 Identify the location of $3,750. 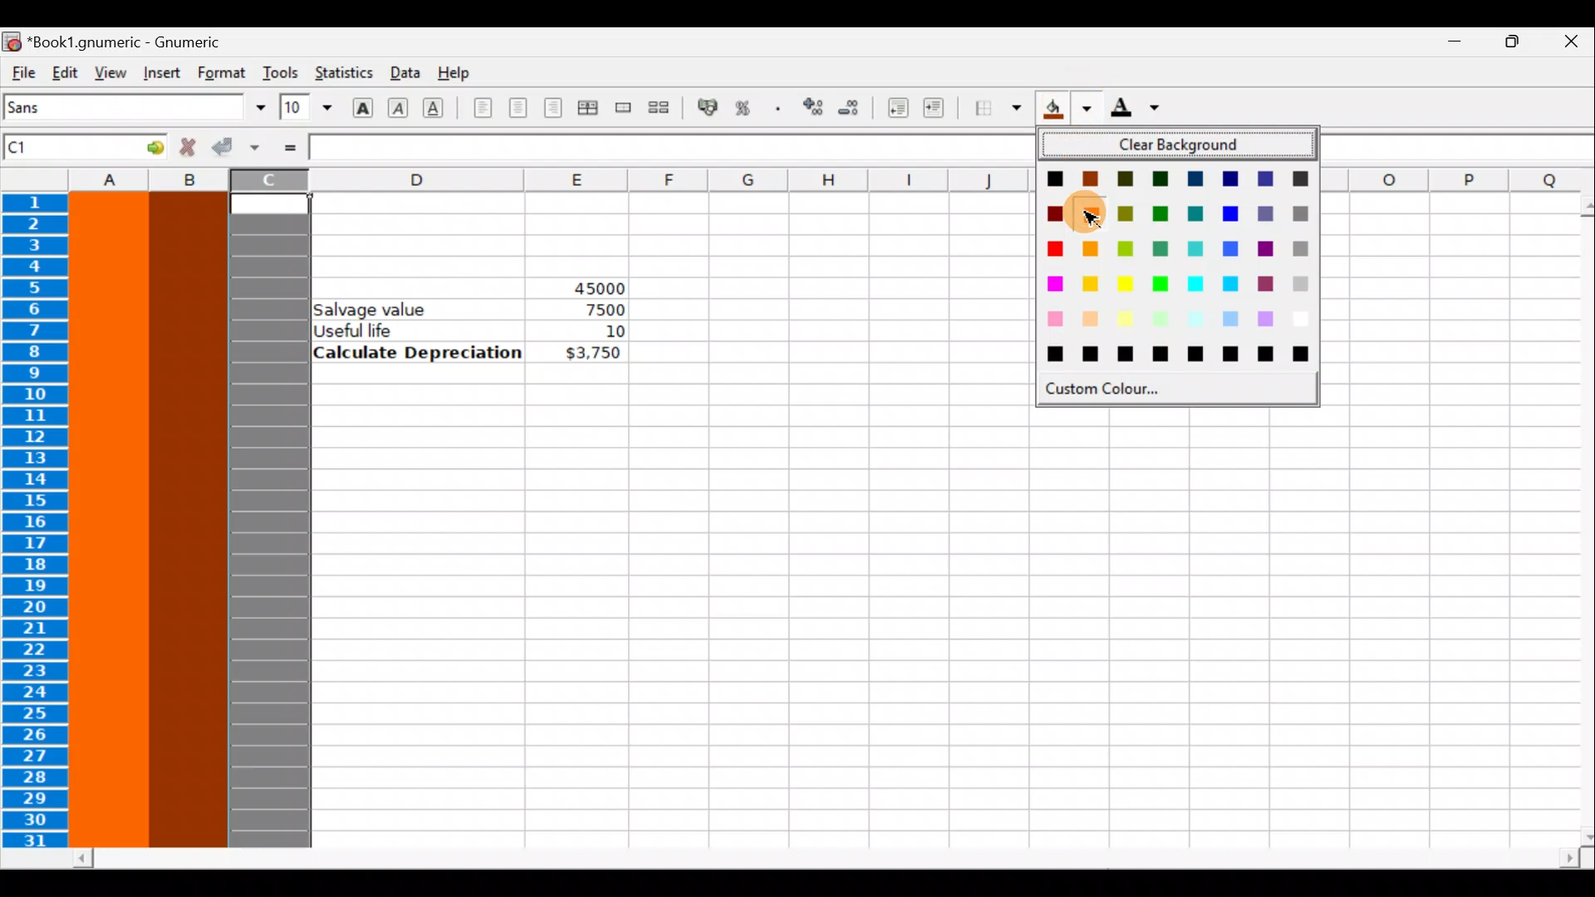
(591, 354).